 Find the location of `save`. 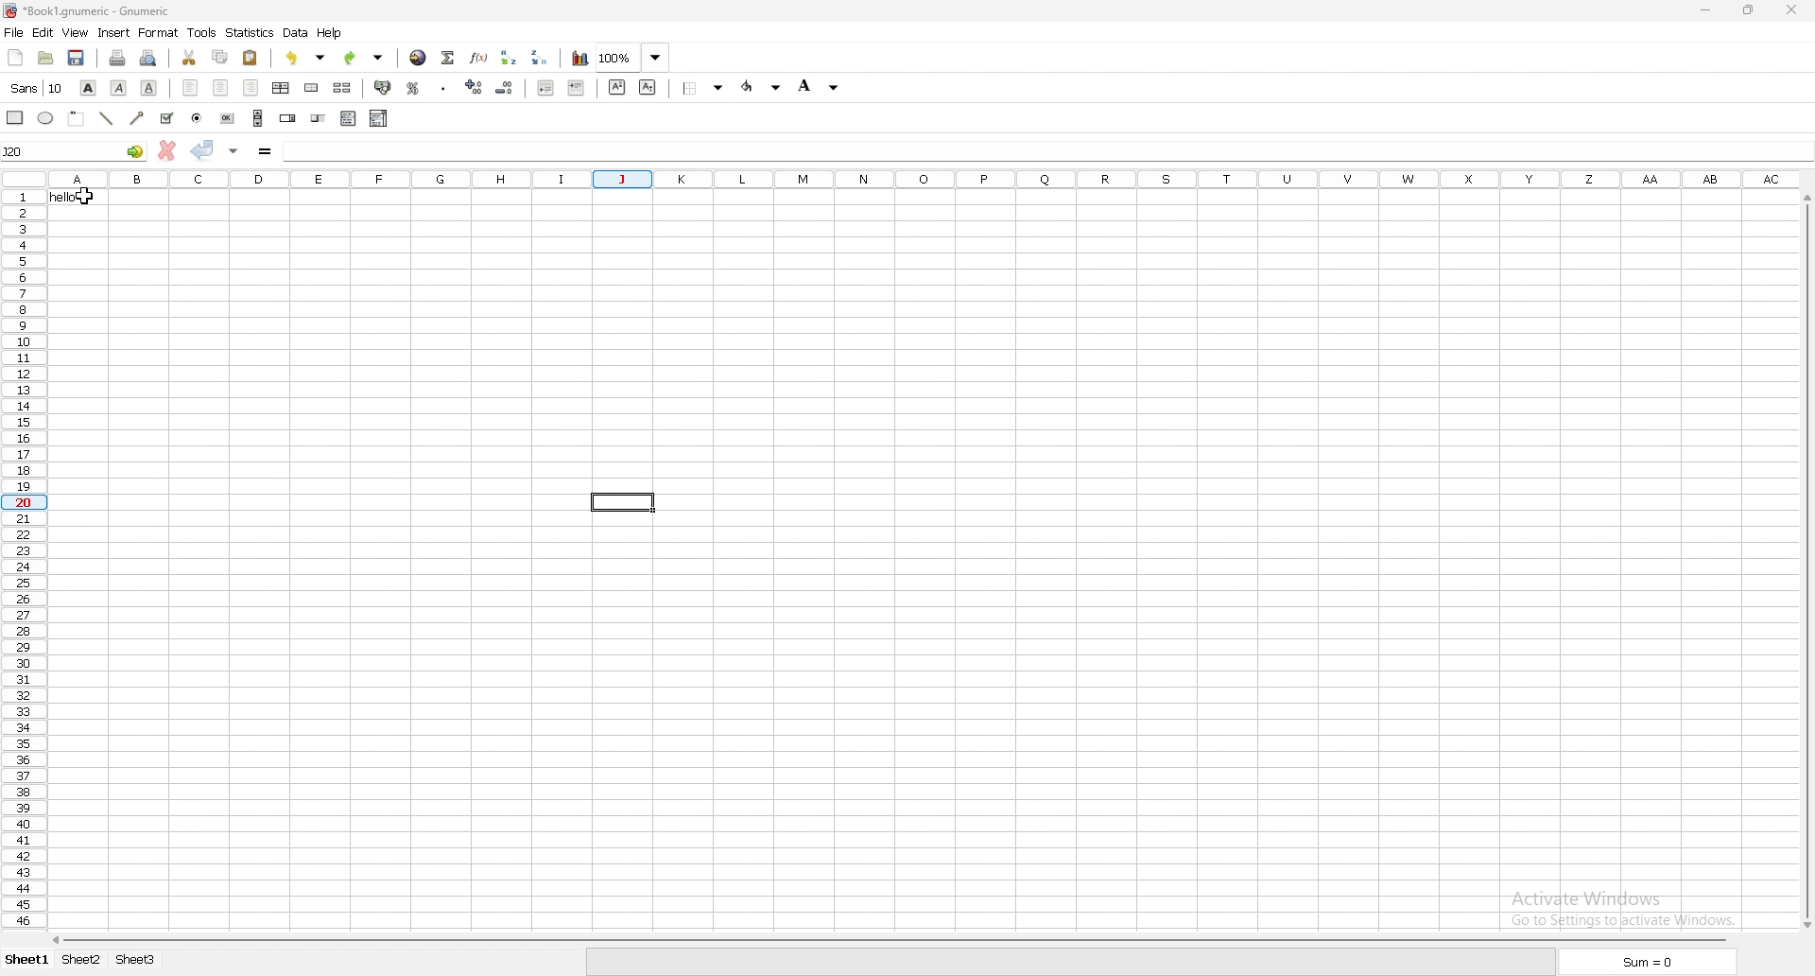

save is located at coordinates (76, 57).